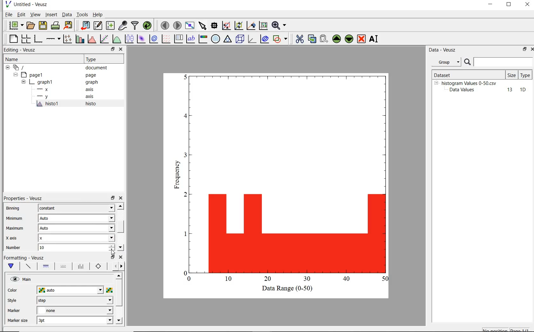 The width and height of the screenshot is (534, 332). Describe the element at coordinates (39, 39) in the screenshot. I see `base graph` at that location.